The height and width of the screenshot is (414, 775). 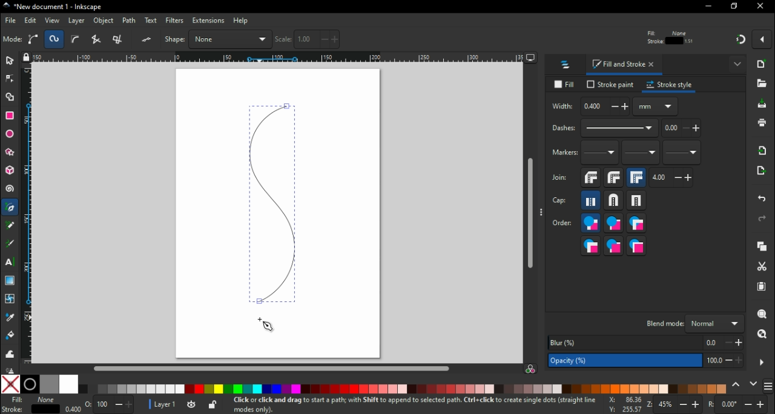 What do you see at coordinates (10, 82) in the screenshot?
I see `node tool` at bounding box center [10, 82].